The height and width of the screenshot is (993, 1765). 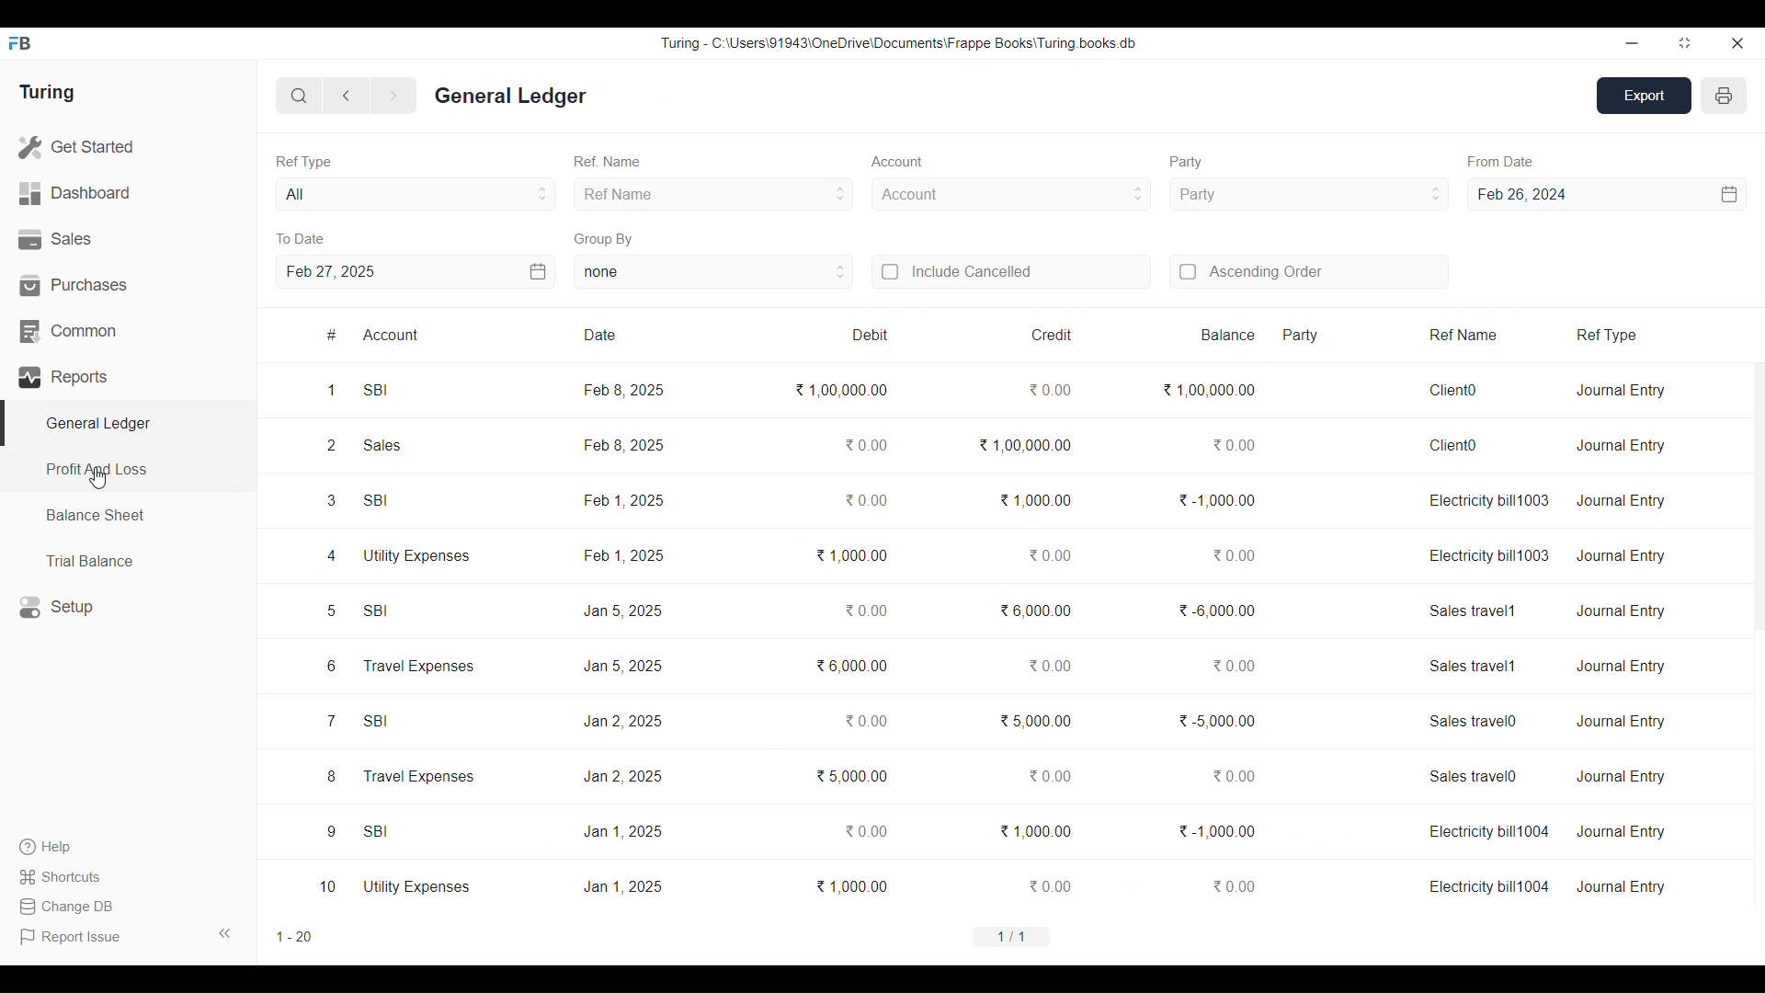 What do you see at coordinates (398, 555) in the screenshot?
I see `4 Utility Expenses` at bounding box center [398, 555].